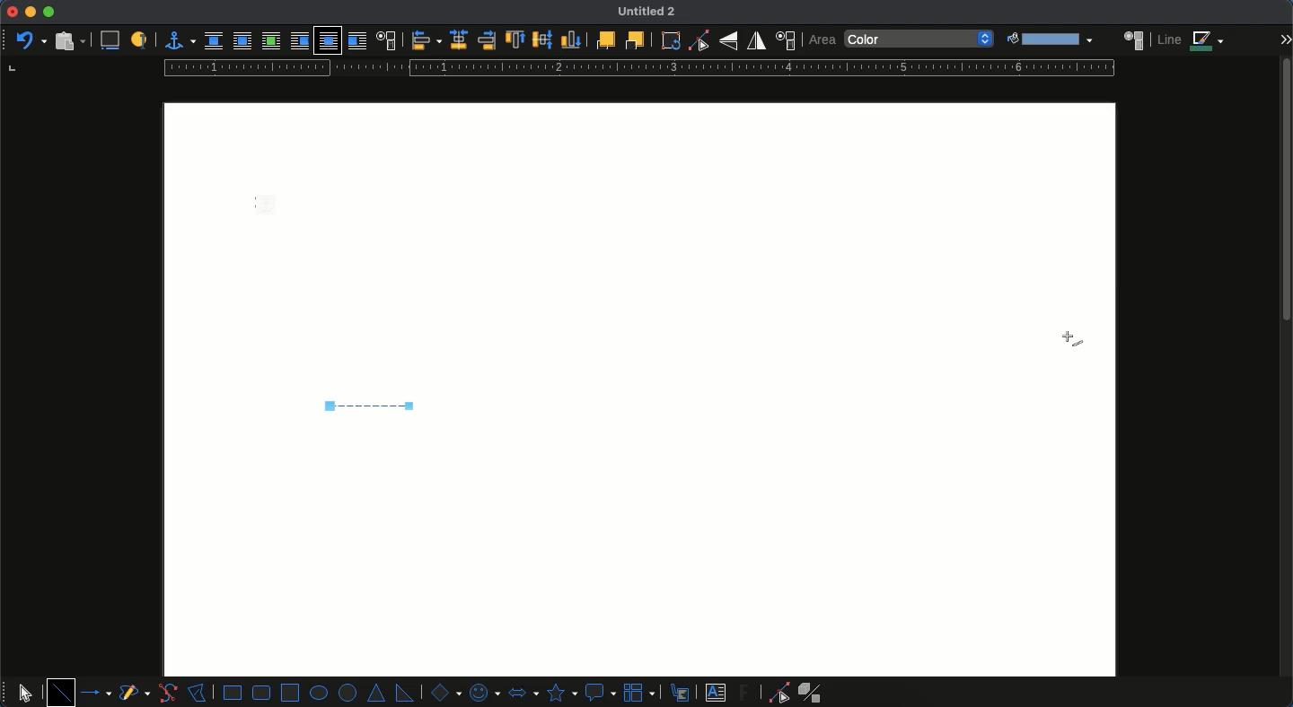 The height and width of the screenshot is (707, 1293). I want to click on block arrows, so click(523, 691).